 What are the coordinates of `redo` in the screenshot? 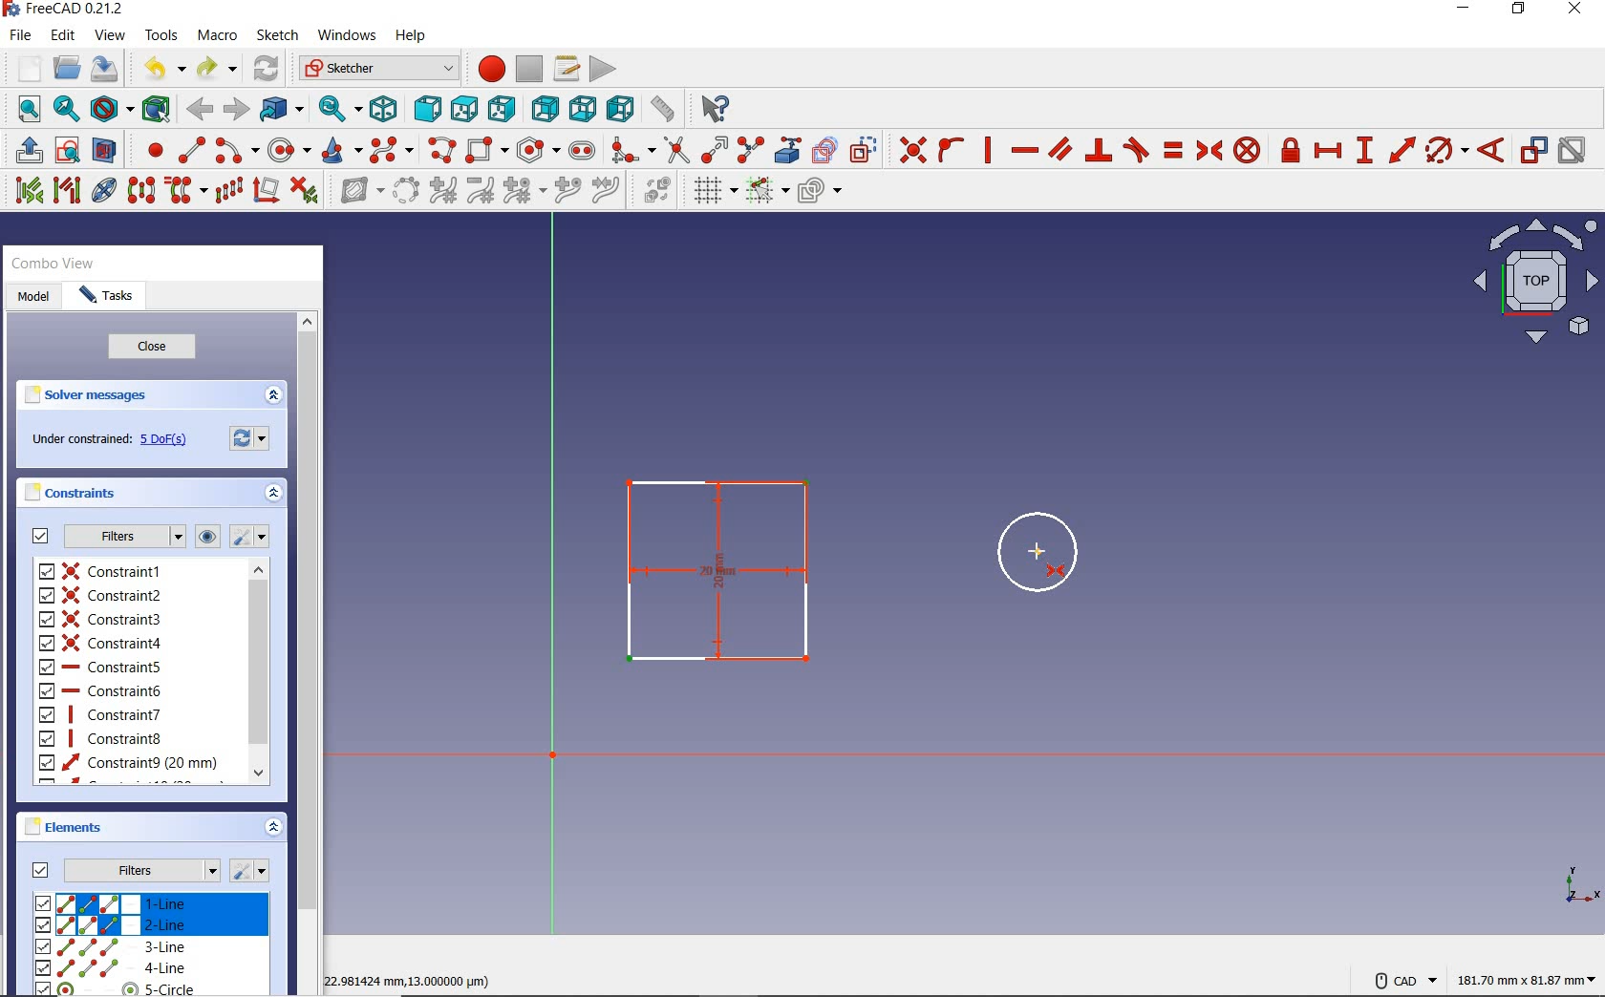 It's located at (217, 68).